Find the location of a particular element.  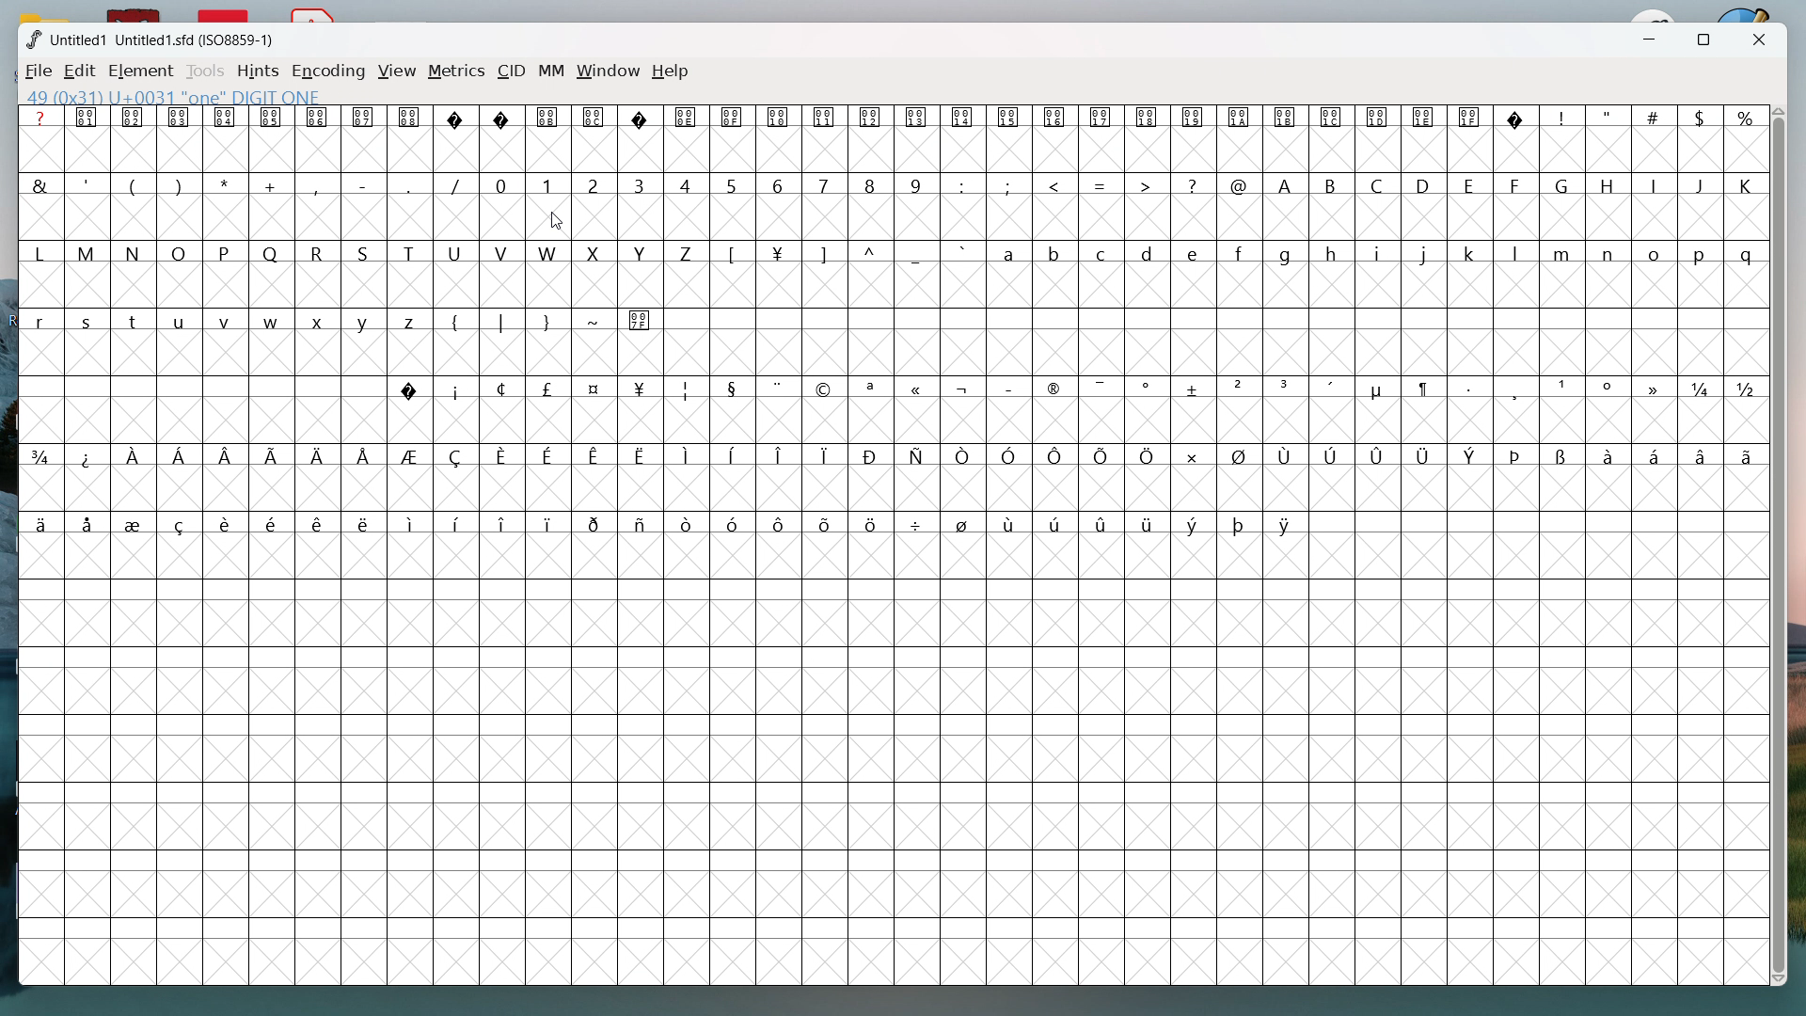

symbol is located at coordinates (1100, 387).